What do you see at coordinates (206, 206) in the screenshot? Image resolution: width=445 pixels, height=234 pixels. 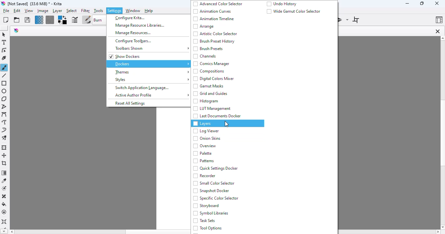 I see `storyboard` at bounding box center [206, 206].